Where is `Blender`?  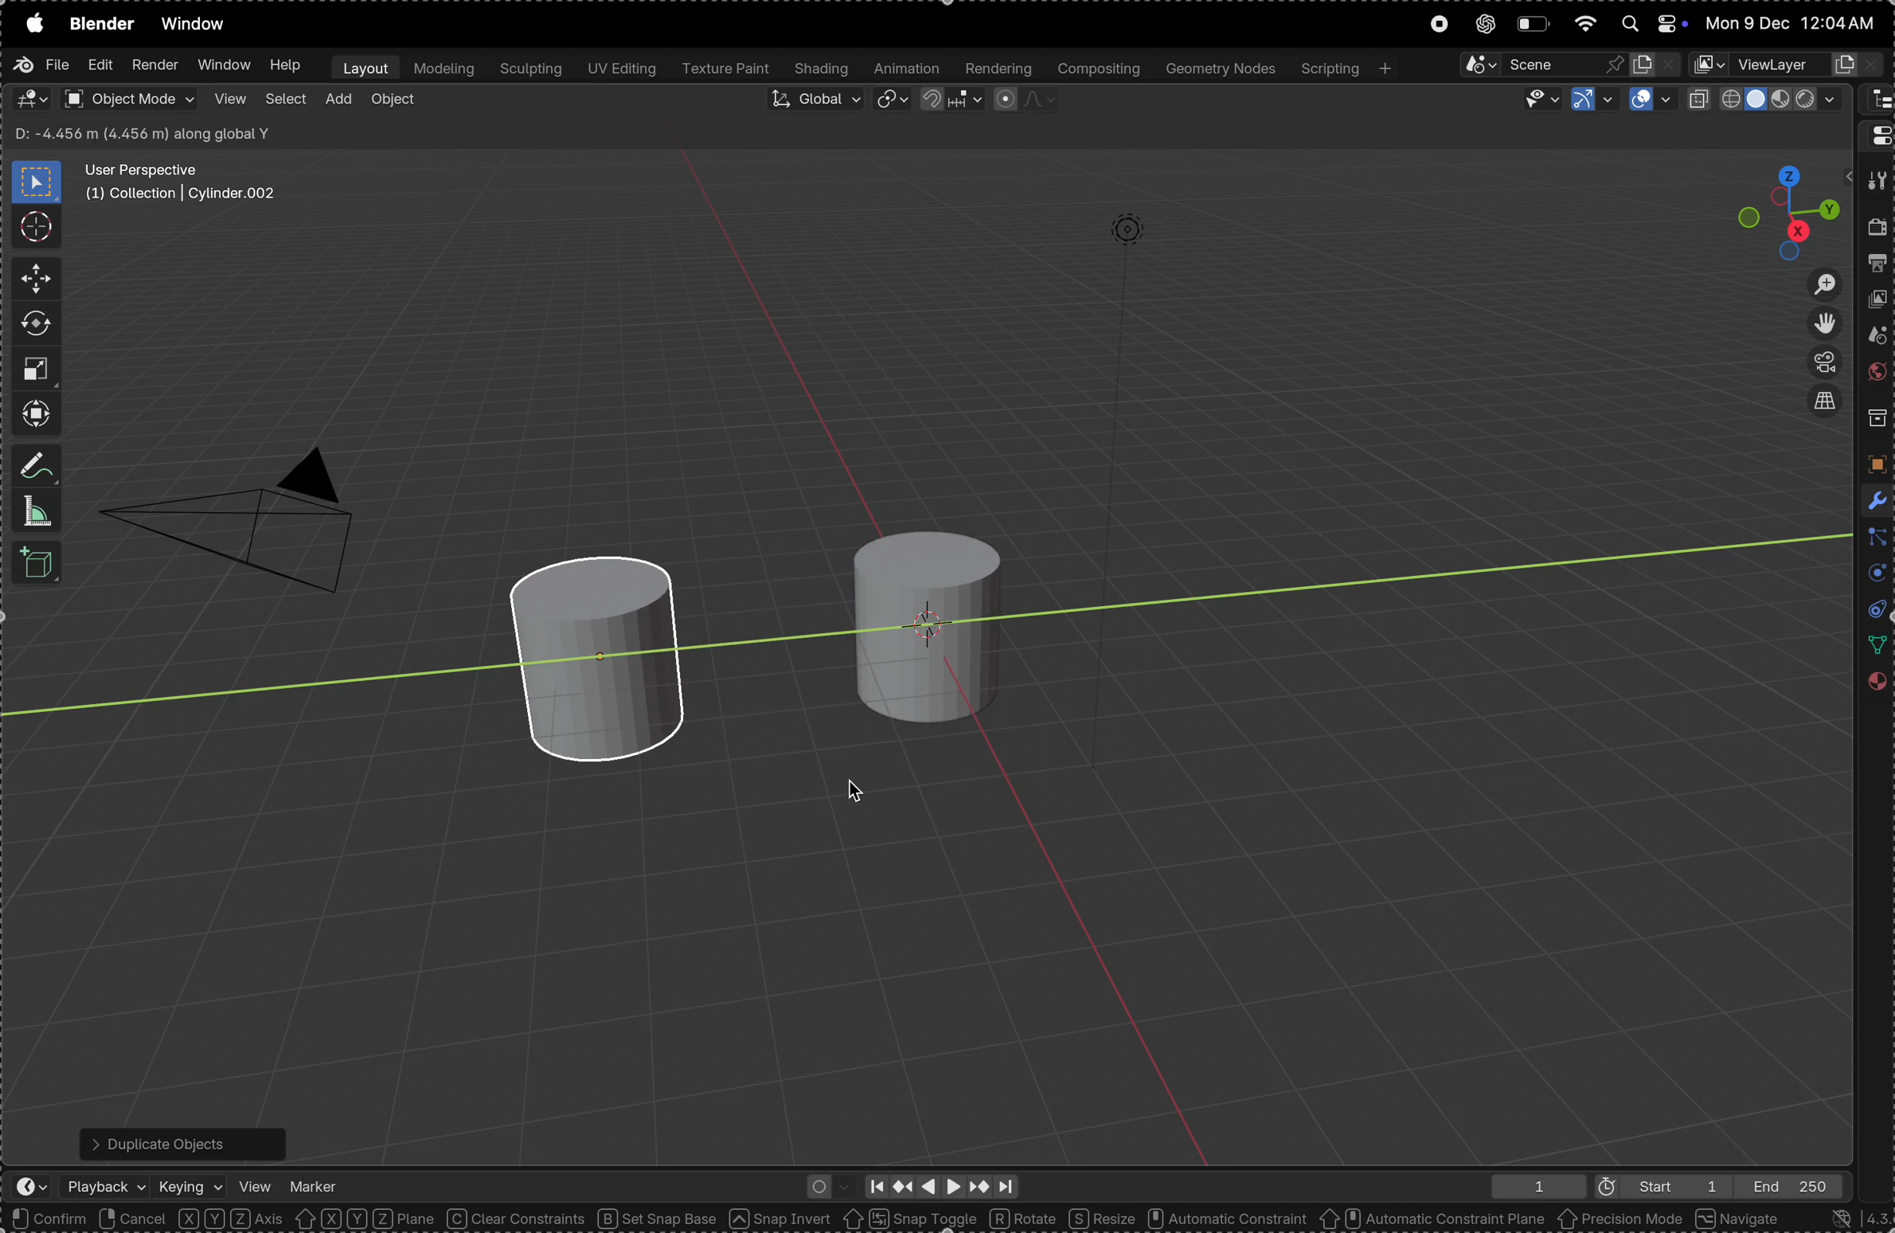 Blender is located at coordinates (101, 23).